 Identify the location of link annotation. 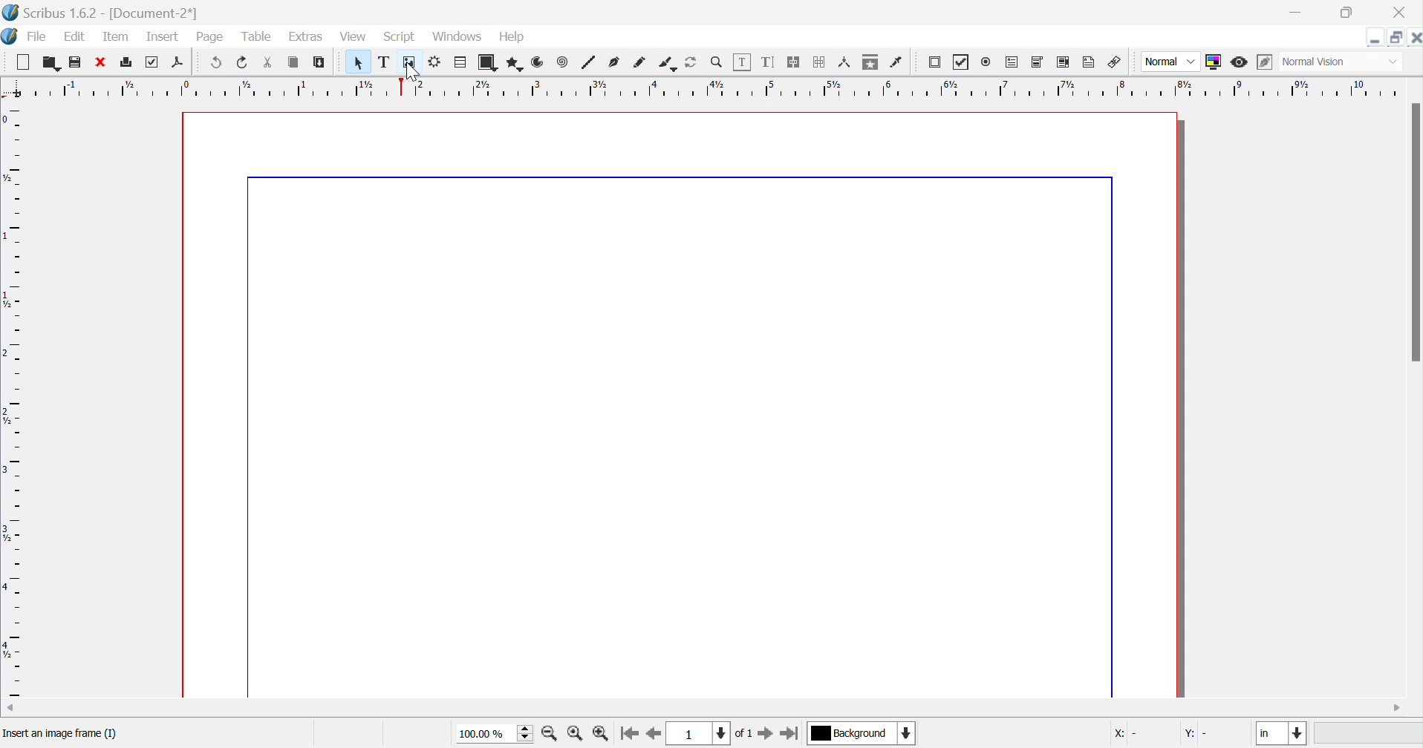
(1115, 60).